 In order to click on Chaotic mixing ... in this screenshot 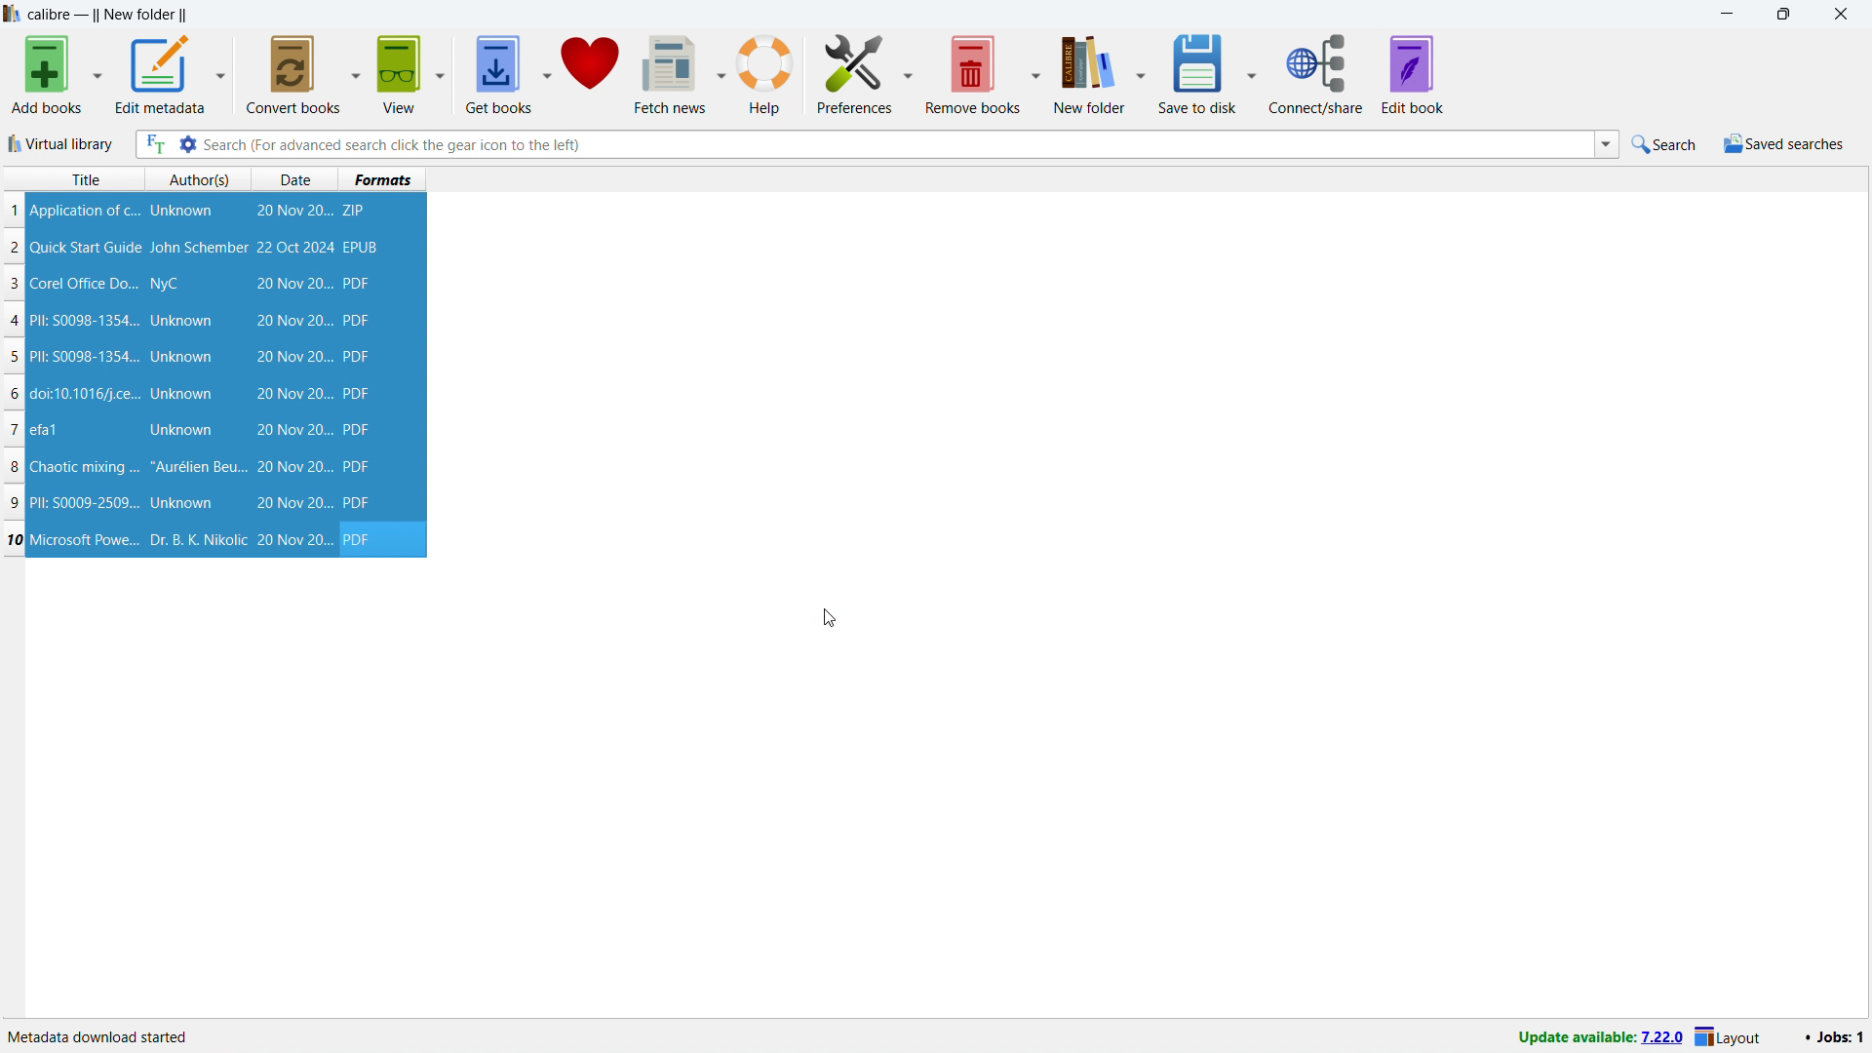, I will do `click(84, 468)`.